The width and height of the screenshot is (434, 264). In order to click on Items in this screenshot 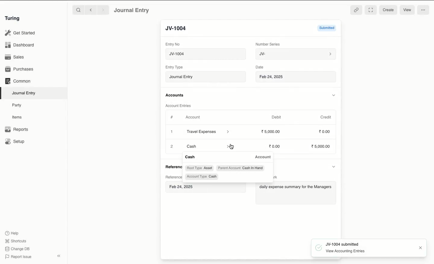, I will do `click(17, 117)`.